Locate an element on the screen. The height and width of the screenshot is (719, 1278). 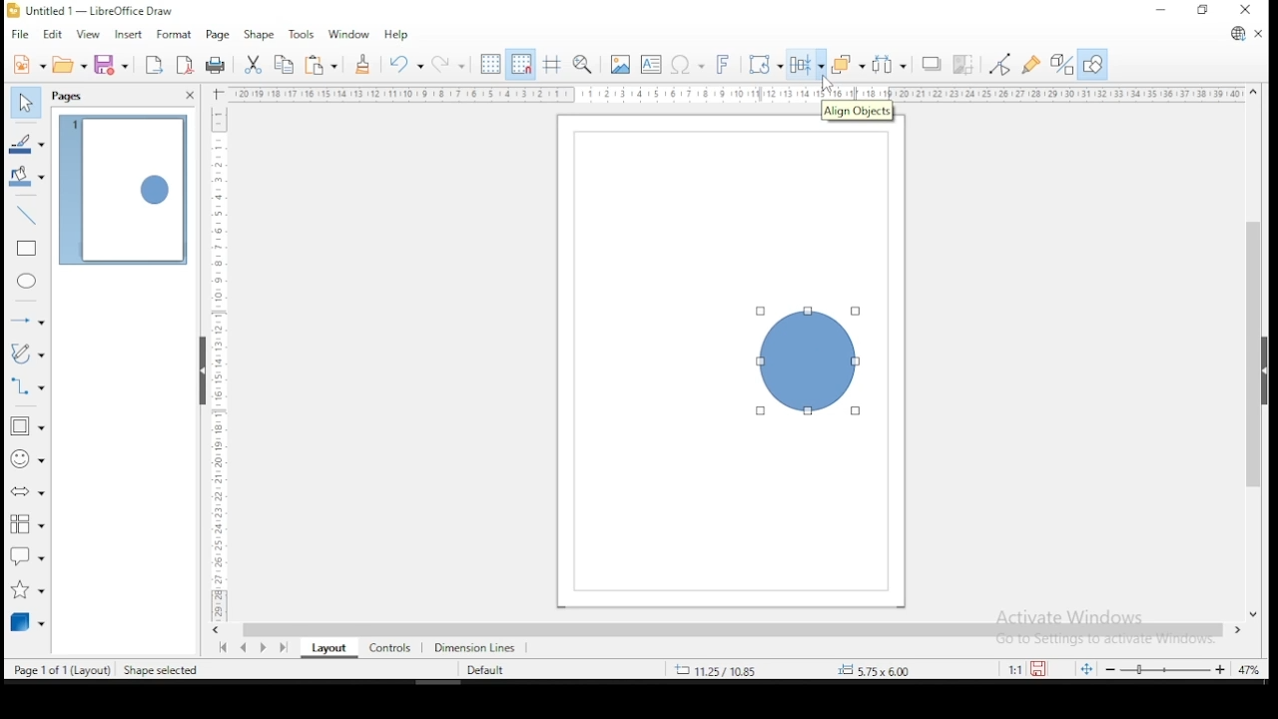
insert image is located at coordinates (619, 65).